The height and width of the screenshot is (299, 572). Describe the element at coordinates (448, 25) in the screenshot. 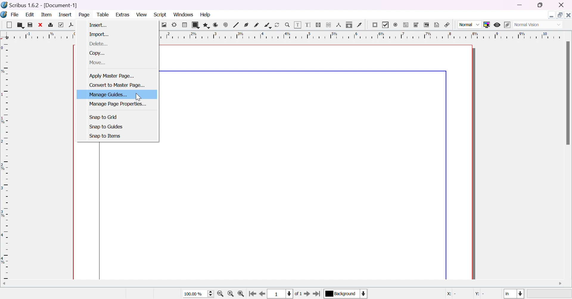

I see `link annotation` at that location.